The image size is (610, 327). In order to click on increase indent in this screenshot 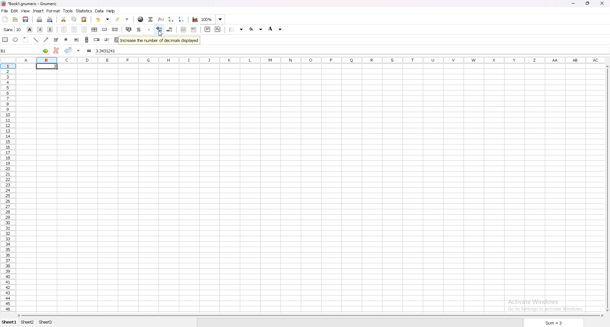, I will do `click(193, 30)`.